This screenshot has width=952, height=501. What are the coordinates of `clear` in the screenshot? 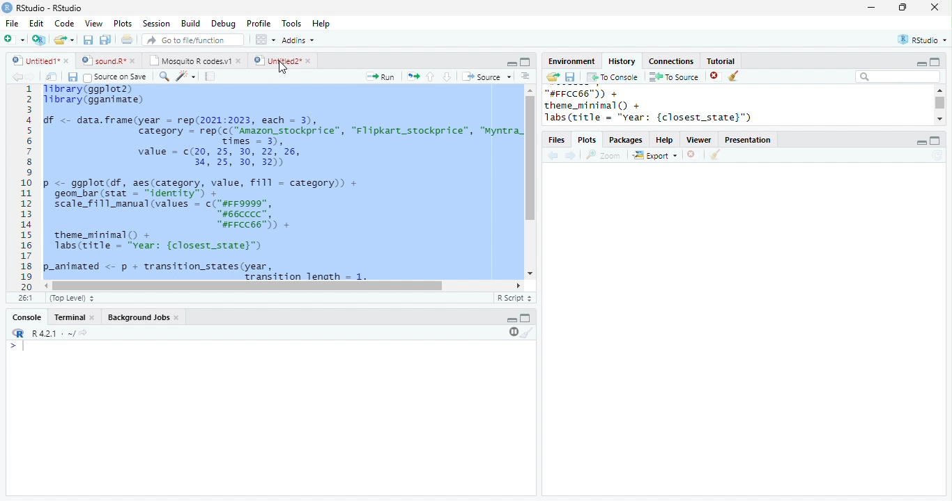 It's located at (716, 154).